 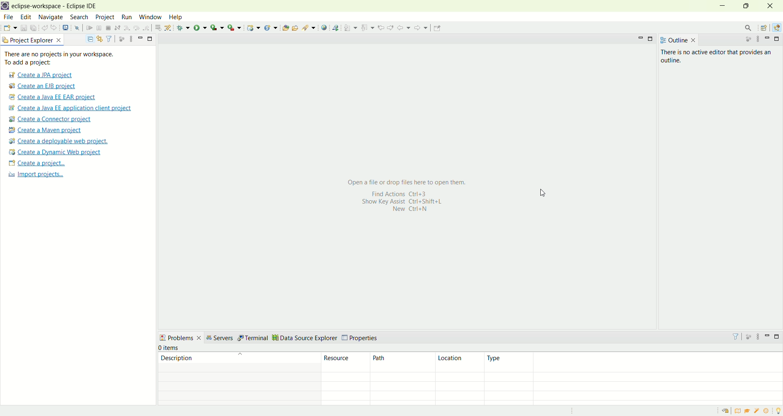 I want to click on filter, so click(x=108, y=38).